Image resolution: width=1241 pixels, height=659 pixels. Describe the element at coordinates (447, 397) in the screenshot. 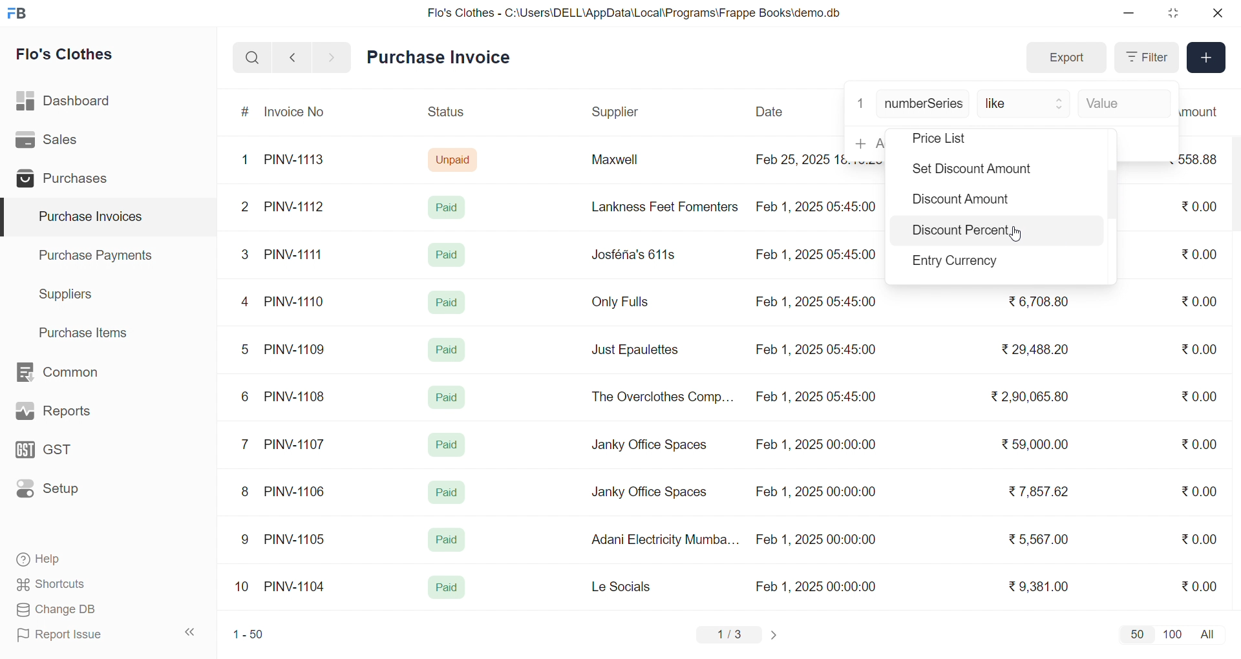

I see `Paid` at that location.